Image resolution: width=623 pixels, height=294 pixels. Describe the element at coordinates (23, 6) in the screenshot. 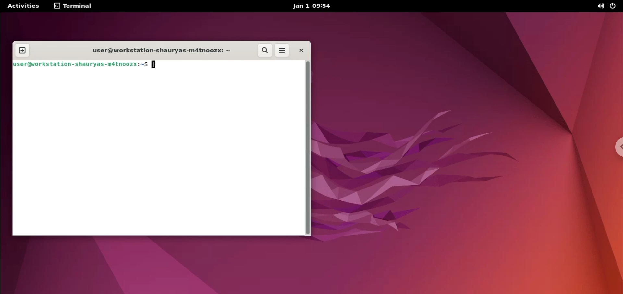

I see `Activities` at that location.